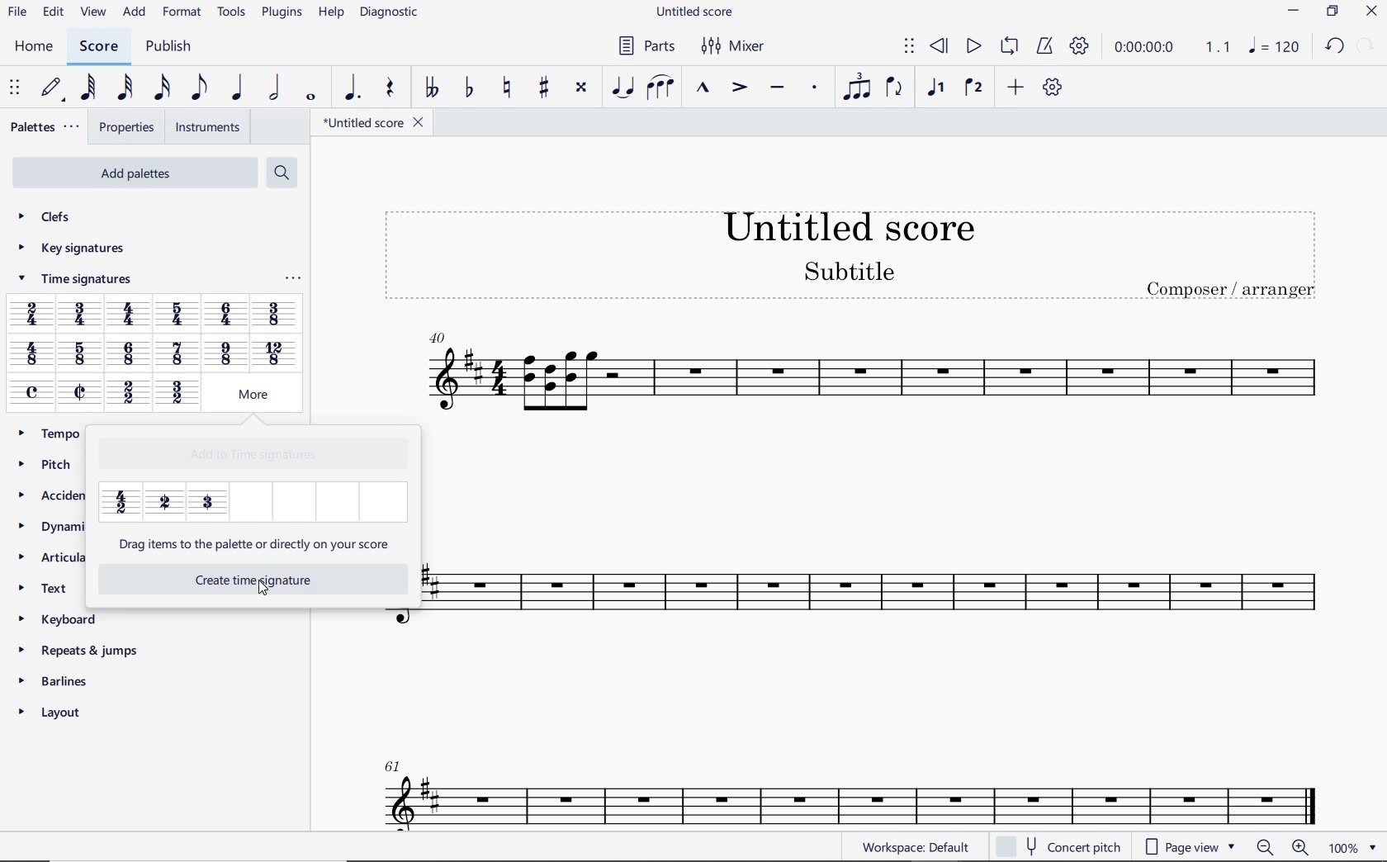 This screenshot has width=1387, height=862. What do you see at coordinates (391, 88) in the screenshot?
I see `REST` at bounding box center [391, 88].